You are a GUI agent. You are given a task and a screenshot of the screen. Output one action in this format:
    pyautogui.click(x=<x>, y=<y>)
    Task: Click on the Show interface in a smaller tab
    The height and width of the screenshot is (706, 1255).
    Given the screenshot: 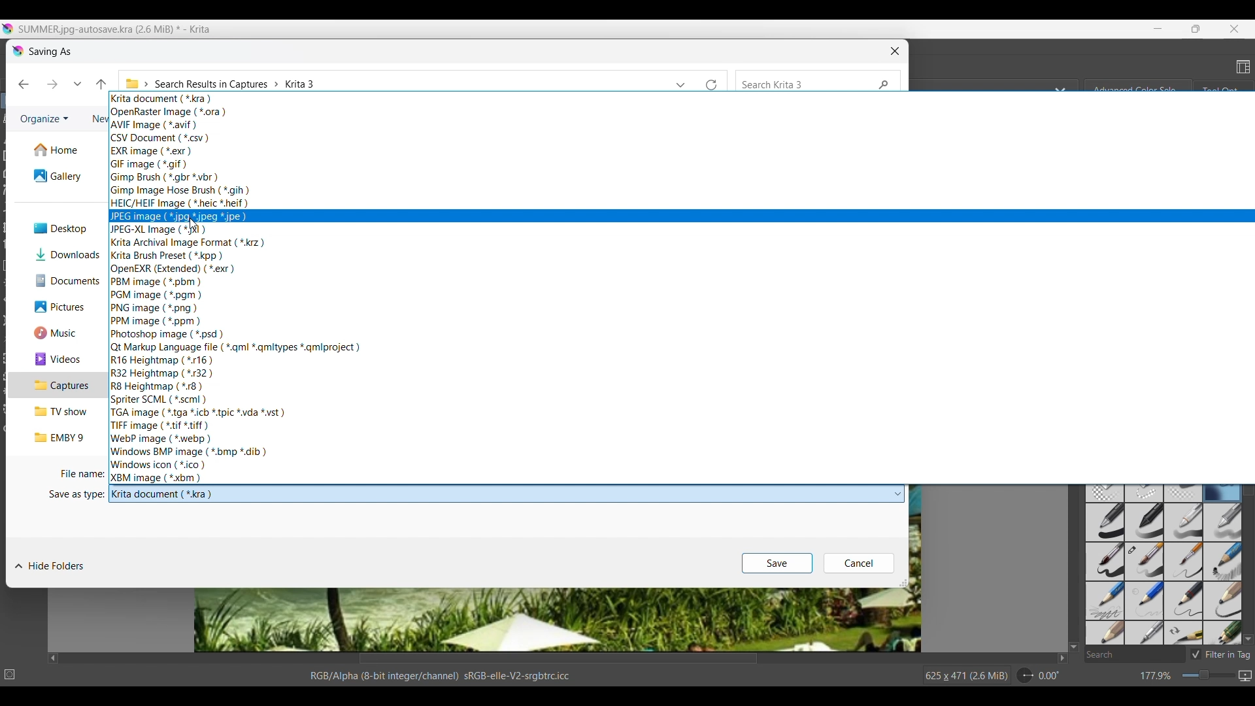 What is the action you would take?
    pyautogui.click(x=1196, y=28)
    